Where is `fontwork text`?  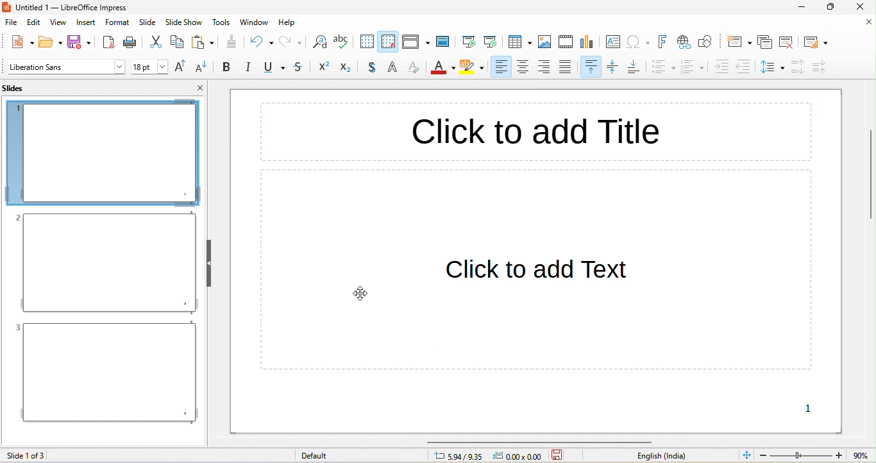 fontwork text is located at coordinates (665, 42).